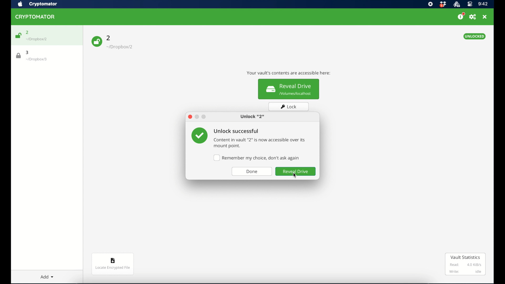  Describe the element at coordinates (259, 143) in the screenshot. I see `info` at that location.